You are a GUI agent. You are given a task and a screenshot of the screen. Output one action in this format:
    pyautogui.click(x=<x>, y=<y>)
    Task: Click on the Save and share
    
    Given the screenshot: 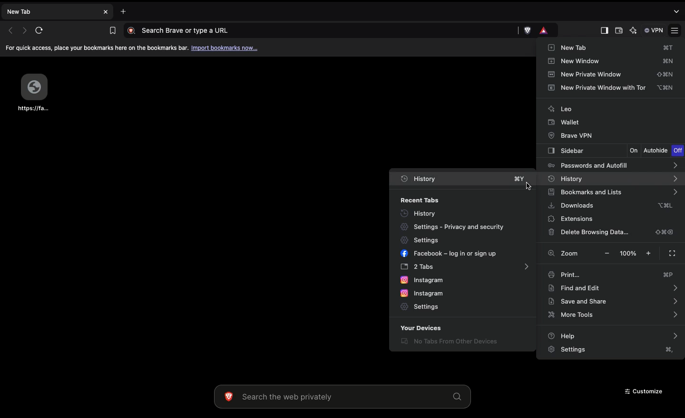 What is the action you would take?
    pyautogui.click(x=613, y=301)
    